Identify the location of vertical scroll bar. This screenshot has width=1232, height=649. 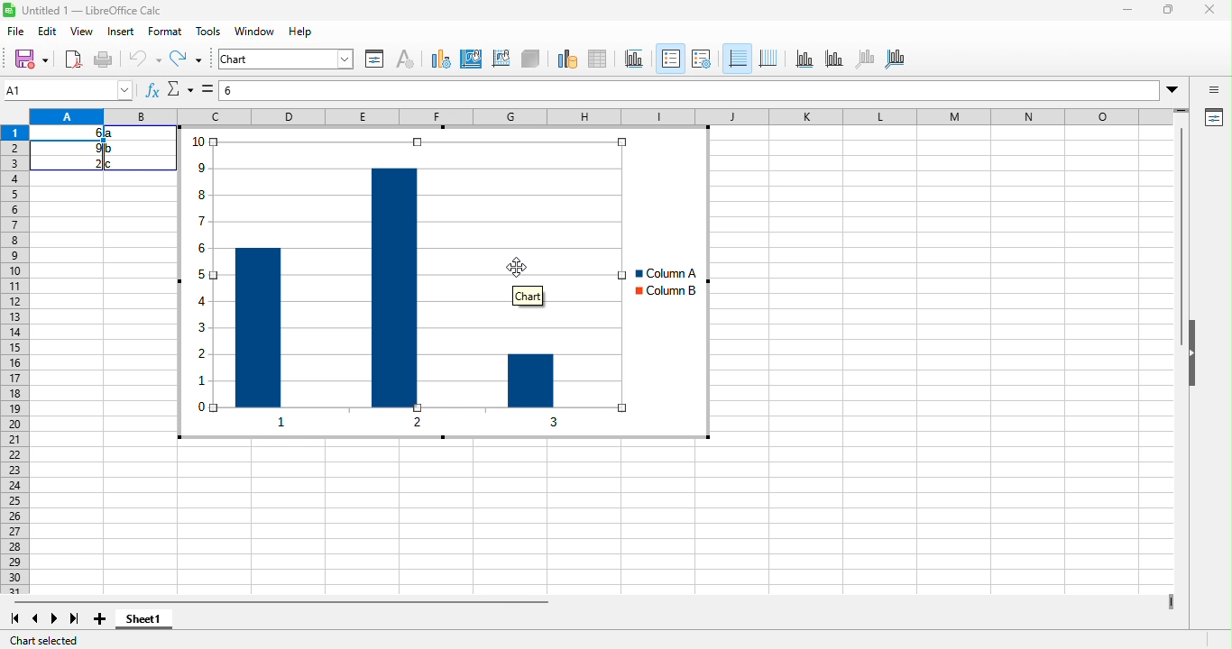
(1183, 241).